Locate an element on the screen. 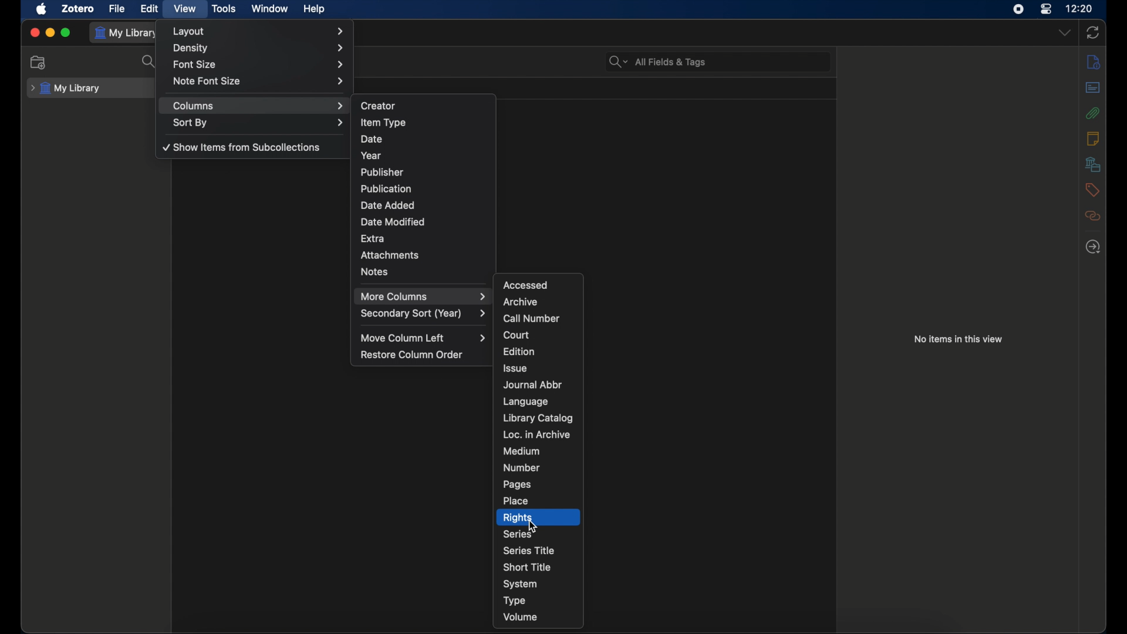  columns is located at coordinates (257, 106).